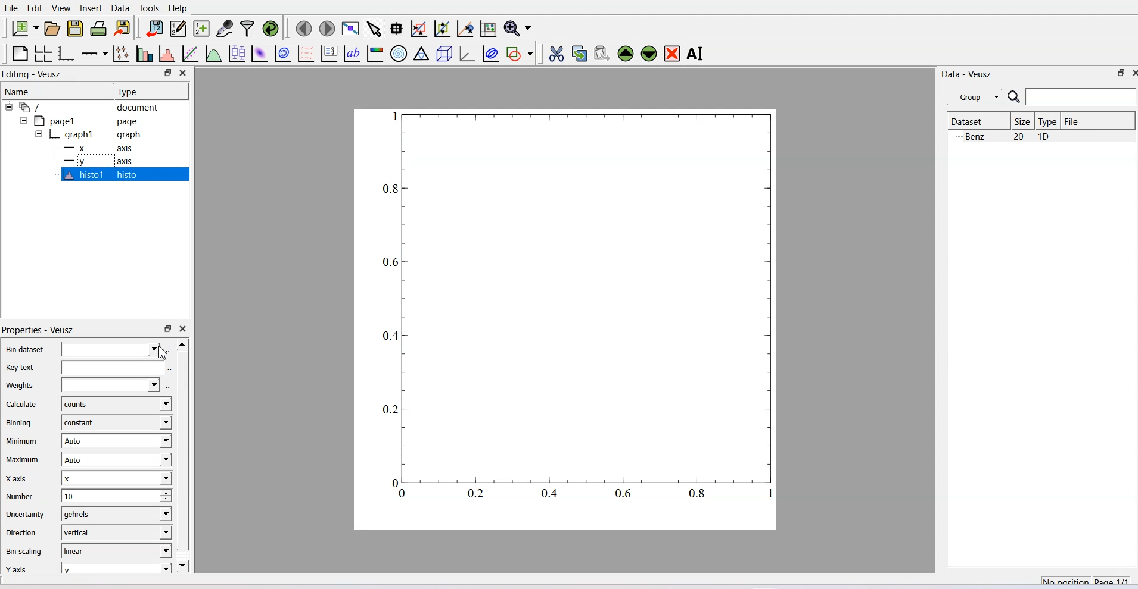 The height and width of the screenshot is (589, 1138). I want to click on Print Document, so click(98, 29).